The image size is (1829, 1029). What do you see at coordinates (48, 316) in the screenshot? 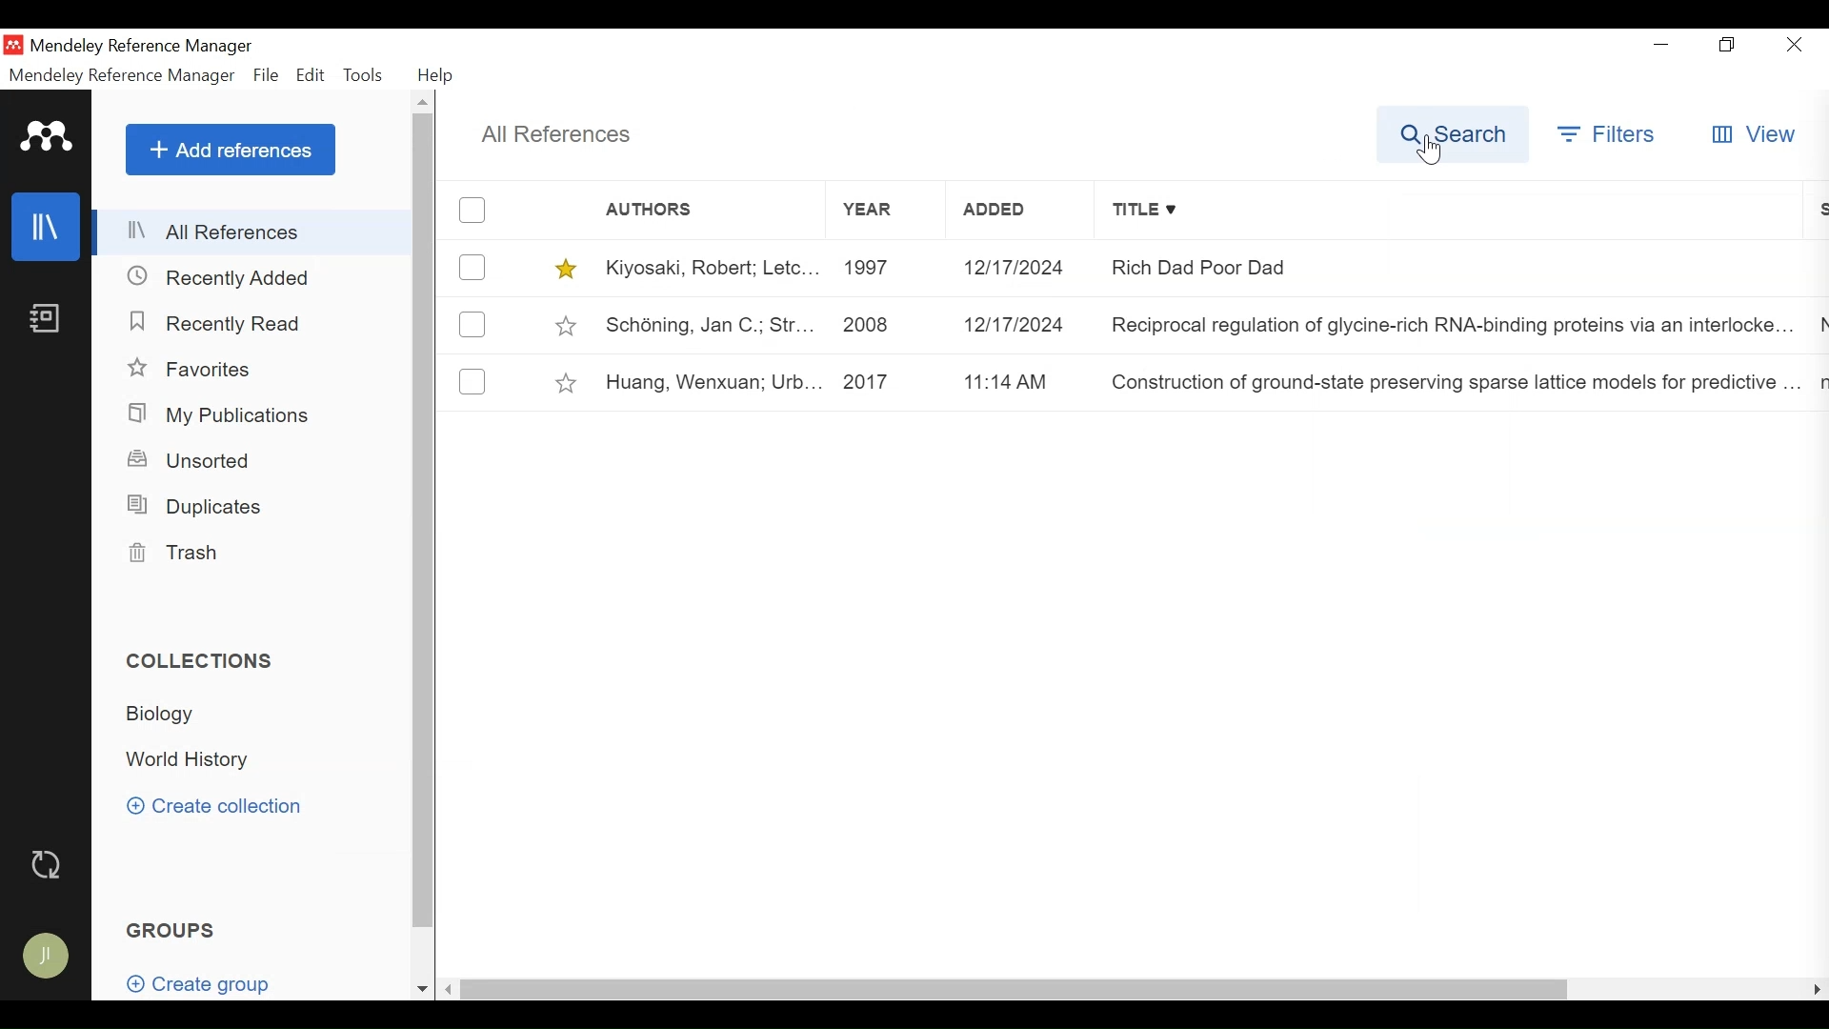
I see `Notebook` at bounding box center [48, 316].